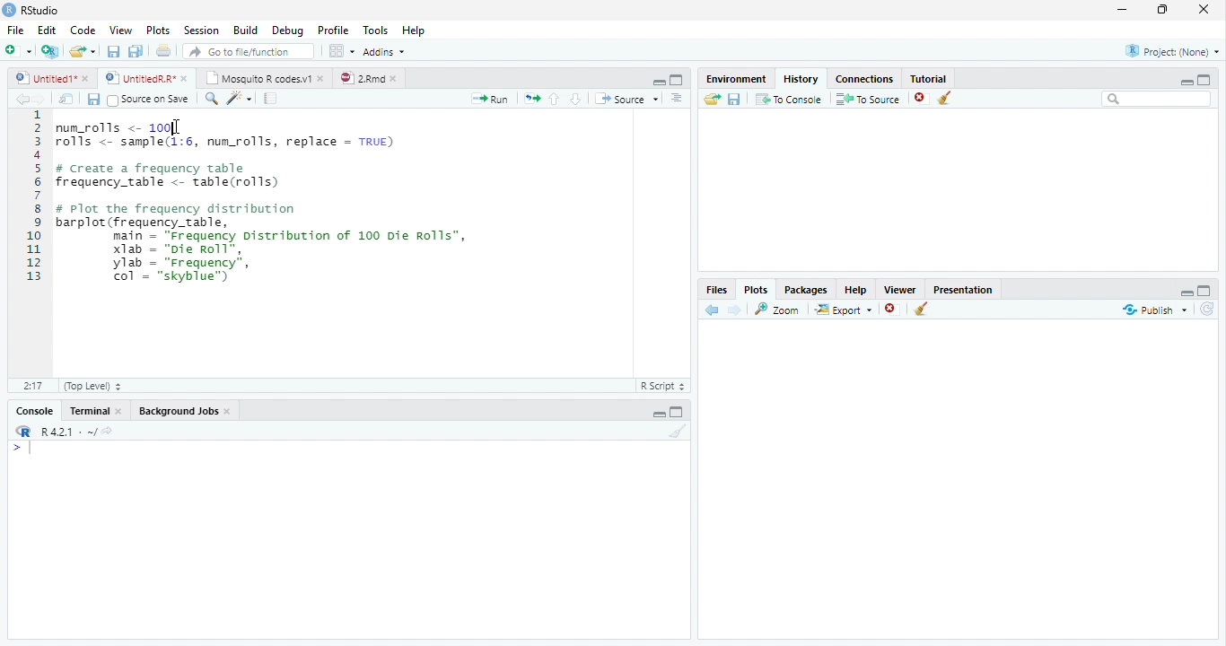 The width and height of the screenshot is (1226, 646). Describe the element at coordinates (34, 410) in the screenshot. I see `Console` at that location.